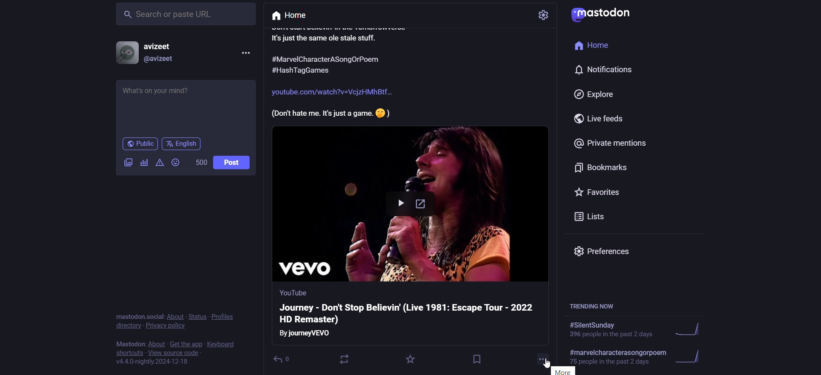 This screenshot has width=821, height=375. Describe the element at coordinates (129, 353) in the screenshot. I see `shortcuts` at that location.